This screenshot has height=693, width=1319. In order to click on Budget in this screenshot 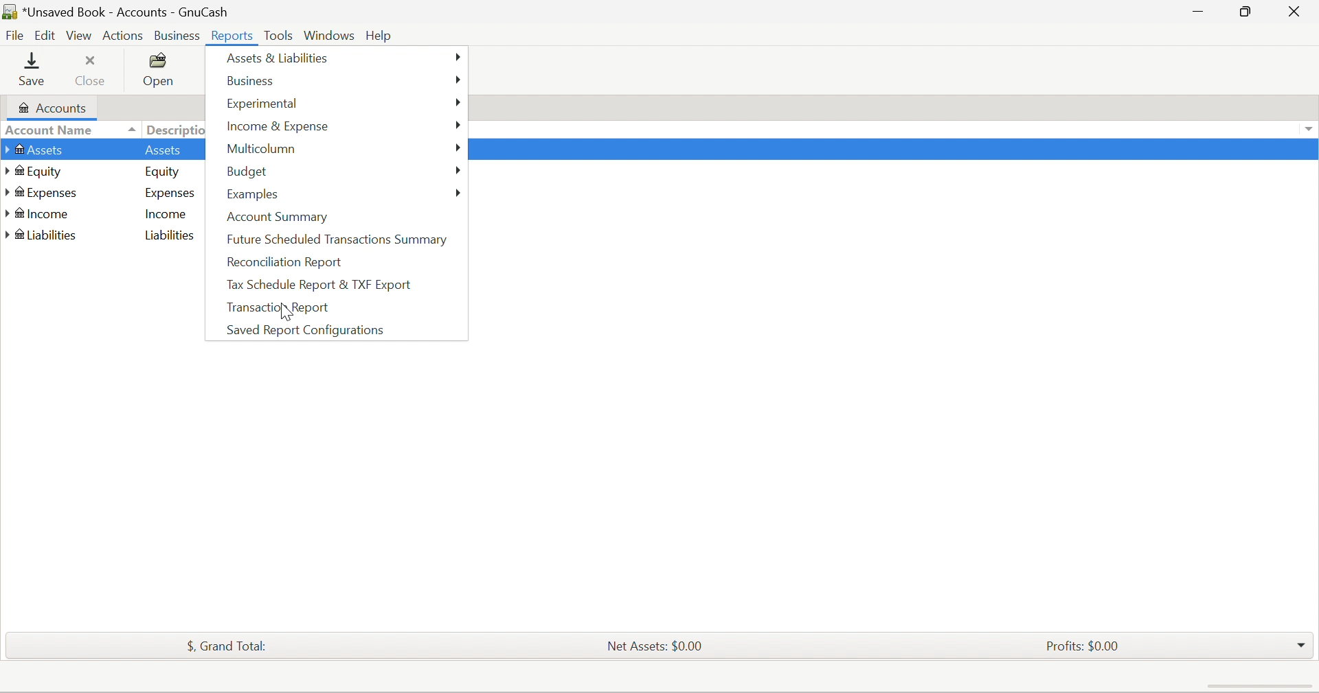, I will do `click(248, 172)`.